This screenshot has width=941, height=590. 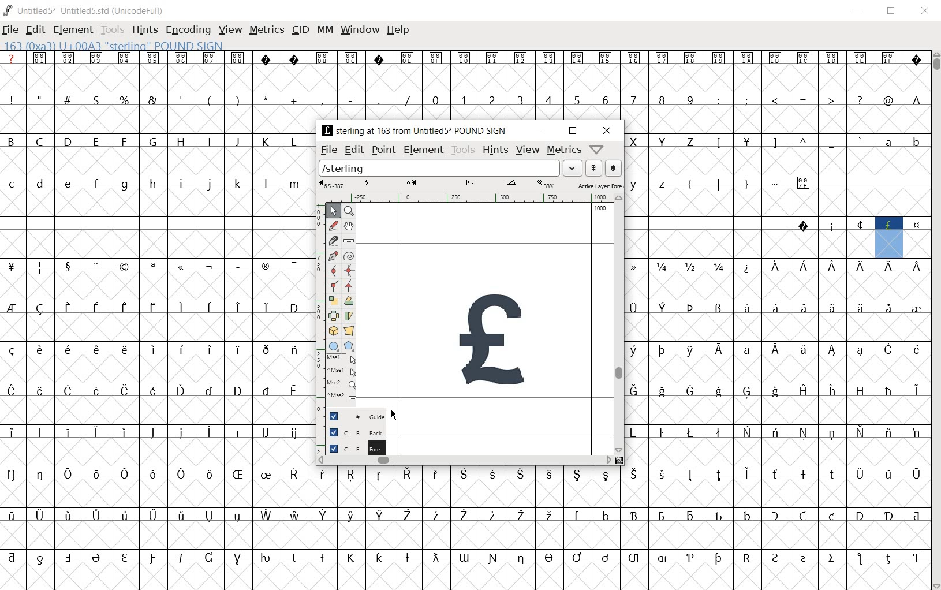 What do you see at coordinates (776, 558) in the screenshot?
I see `Symbol` at bounding box center [776, 558].